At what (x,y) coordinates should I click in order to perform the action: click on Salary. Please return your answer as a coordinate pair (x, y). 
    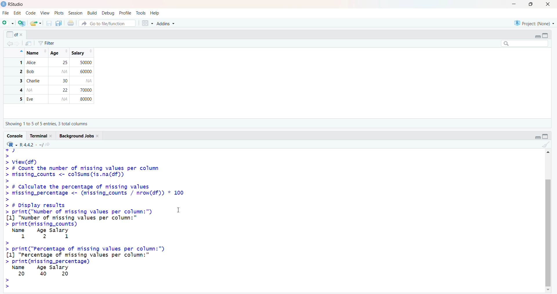
    Looking at the image, I should click on (82, 53).